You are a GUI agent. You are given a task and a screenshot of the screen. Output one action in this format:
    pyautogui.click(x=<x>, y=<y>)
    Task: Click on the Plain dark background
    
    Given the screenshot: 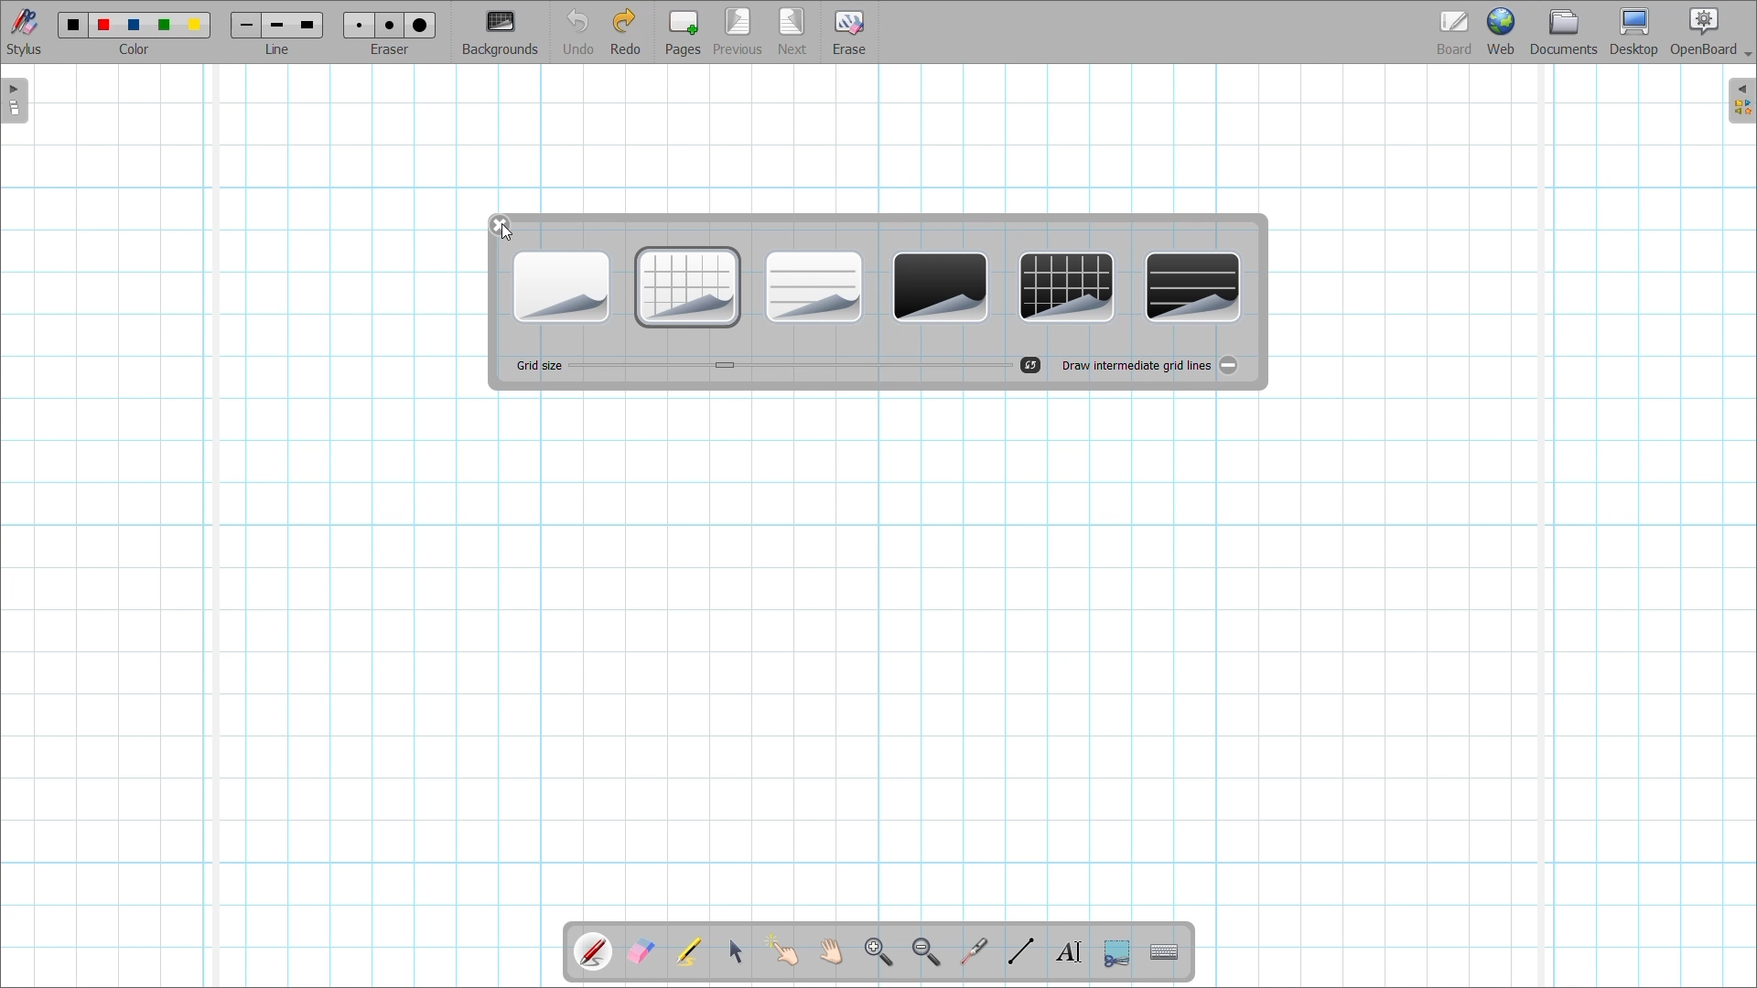 What is the action you would take?
    pyautogui.click(x=940, y=287)
    